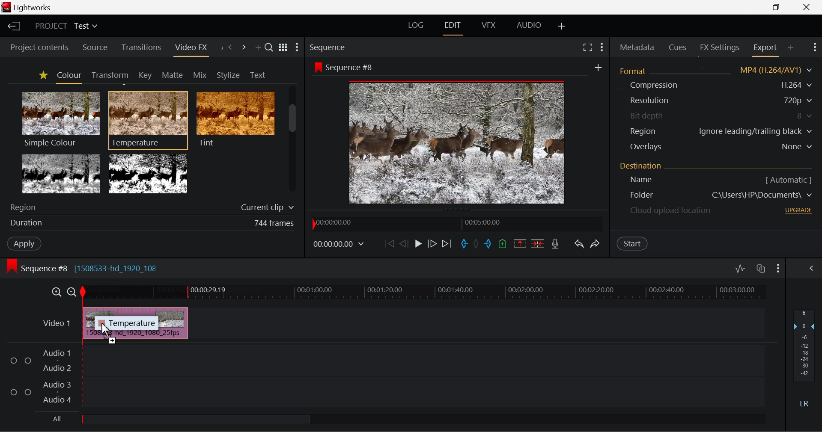 Image resolution: width=822 pixels, height=432 pixels. I want to click on Project contents, so click(36, 48).